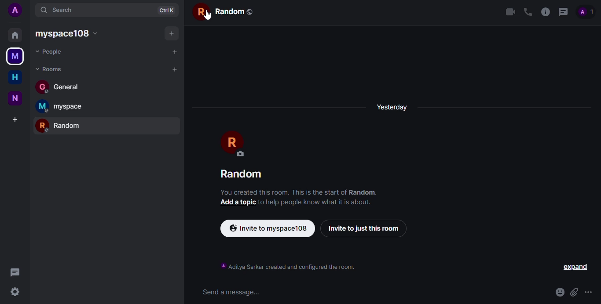  What do you see at coordinates (62, 124) in the screenshot?
I see `random` at bounding box center [62, 124].